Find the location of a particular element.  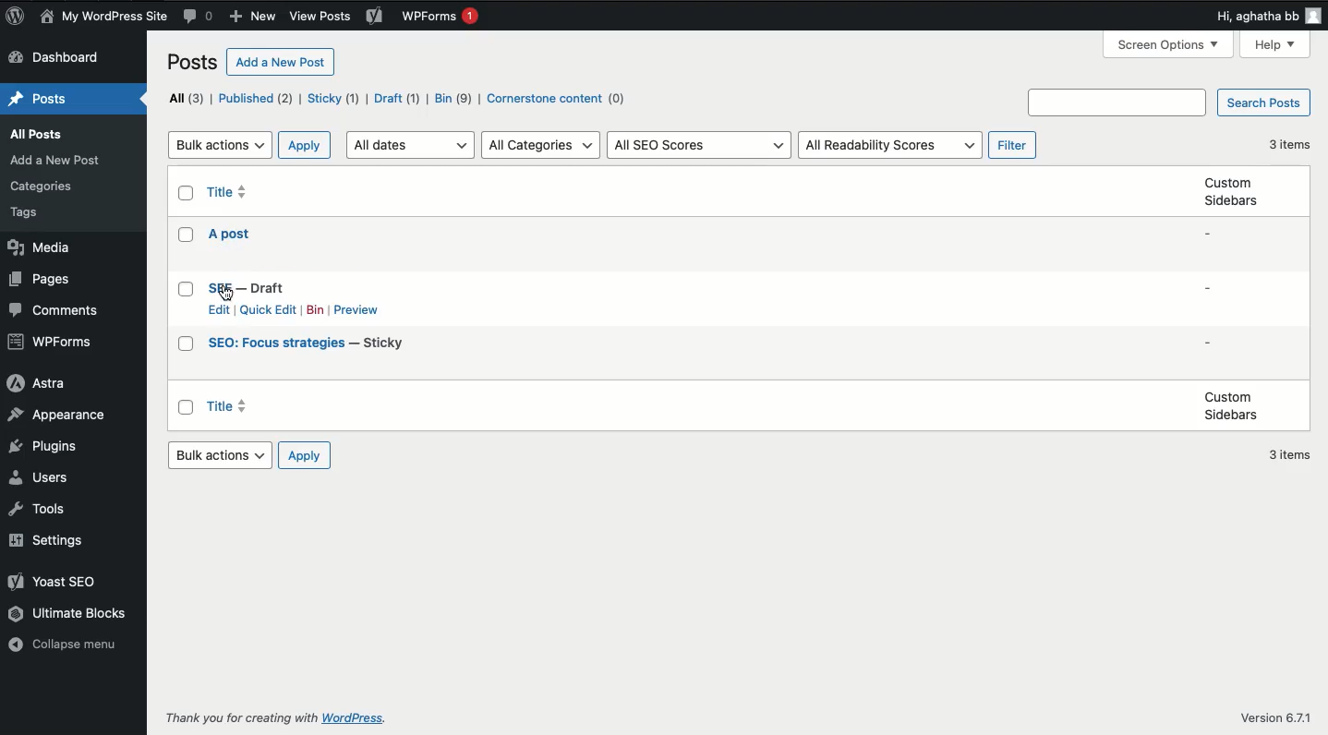

Checkbox is located at coordinates (182, 343).